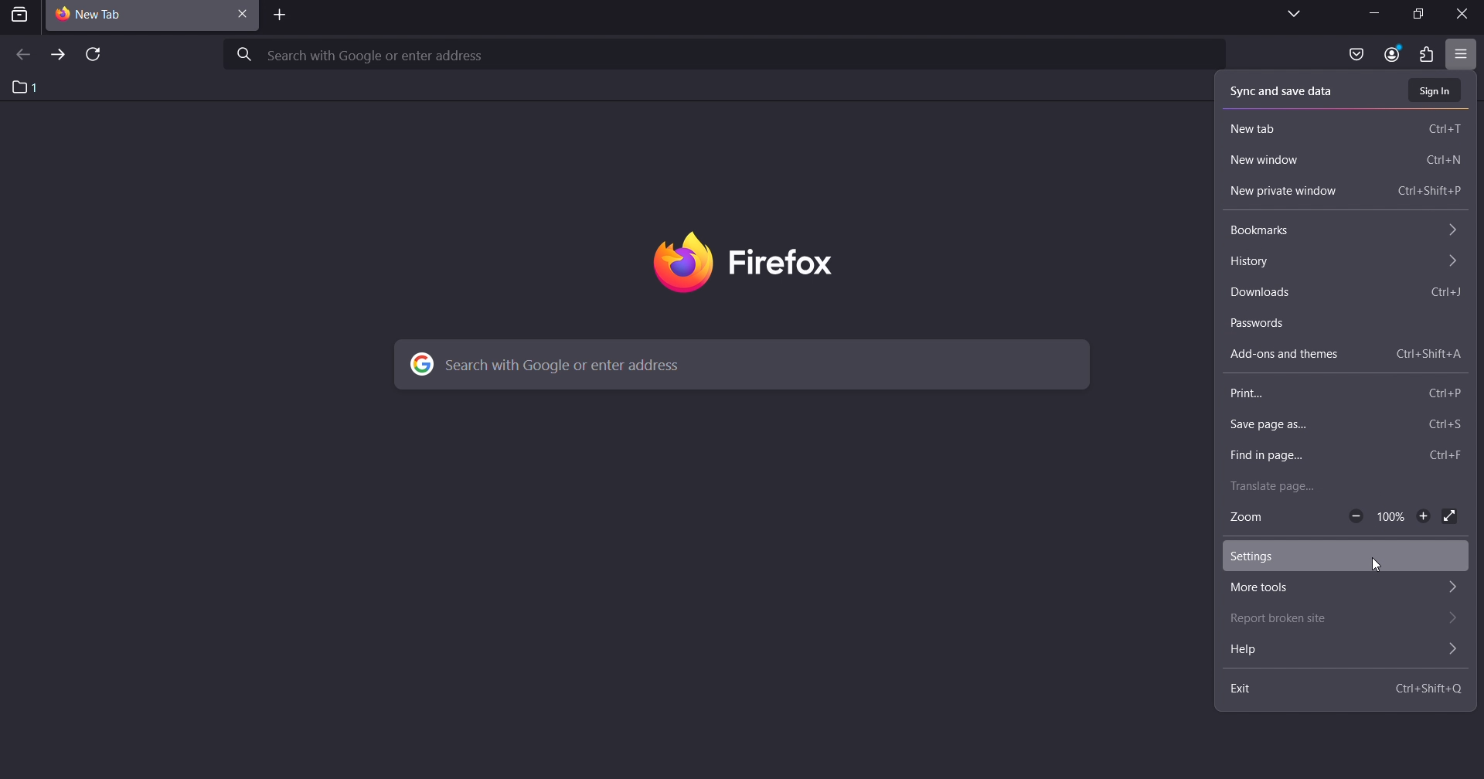 The height and width of the screenshot is (779, 1484). Describe the element at coordinates (1381, 566) in the screenshot. I see `cursor` at that location.